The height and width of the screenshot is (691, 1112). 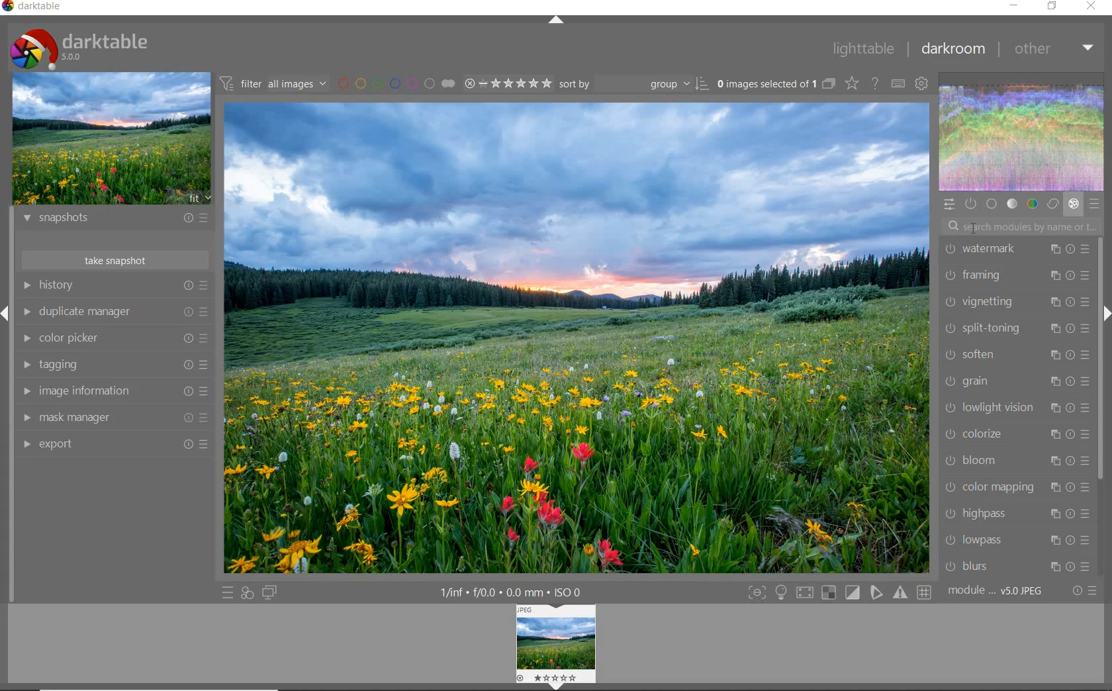 I want to click on blurs, so click(x=1017, y=567).